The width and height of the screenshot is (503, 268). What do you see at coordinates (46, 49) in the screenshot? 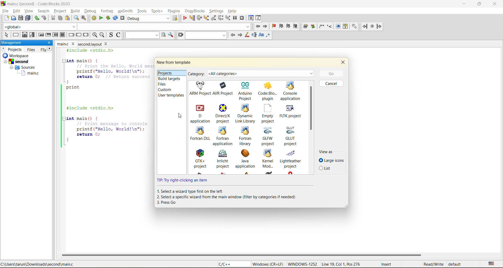
I see `FSy next` at bounding box center [46, 49].